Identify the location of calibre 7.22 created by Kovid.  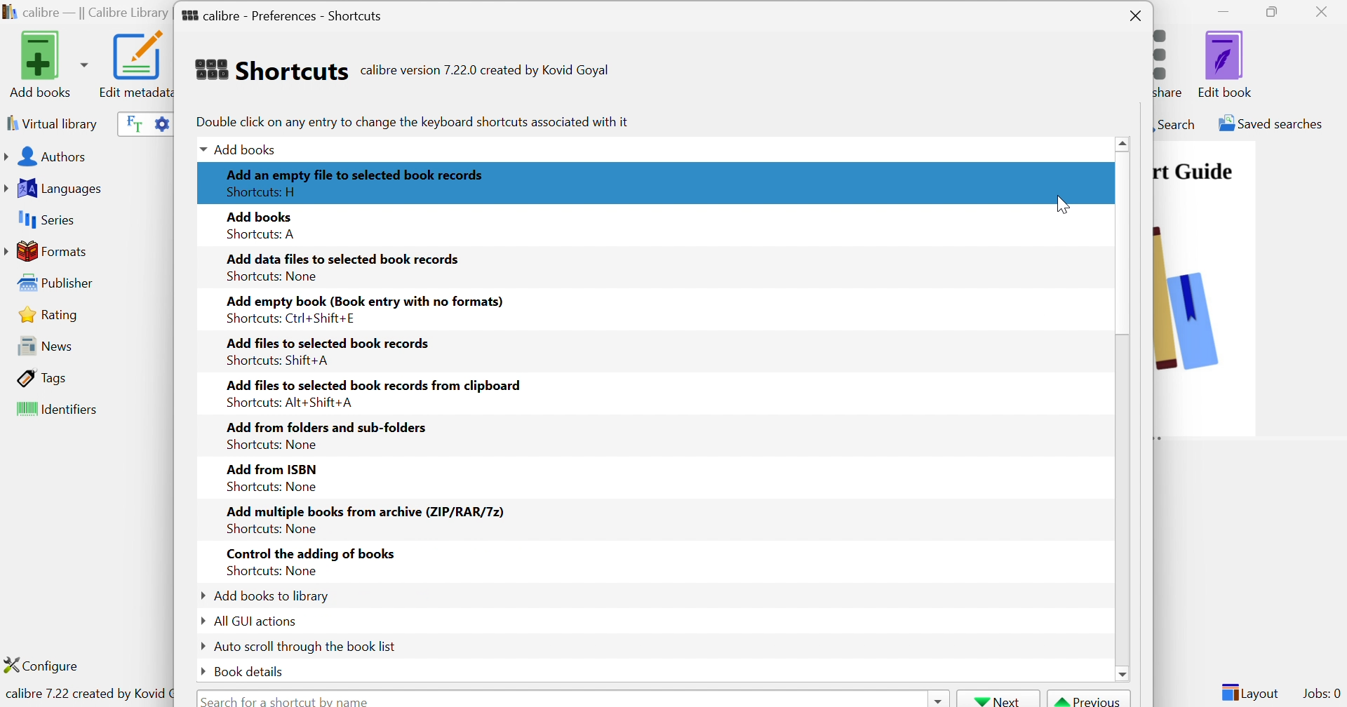
(86, 695).